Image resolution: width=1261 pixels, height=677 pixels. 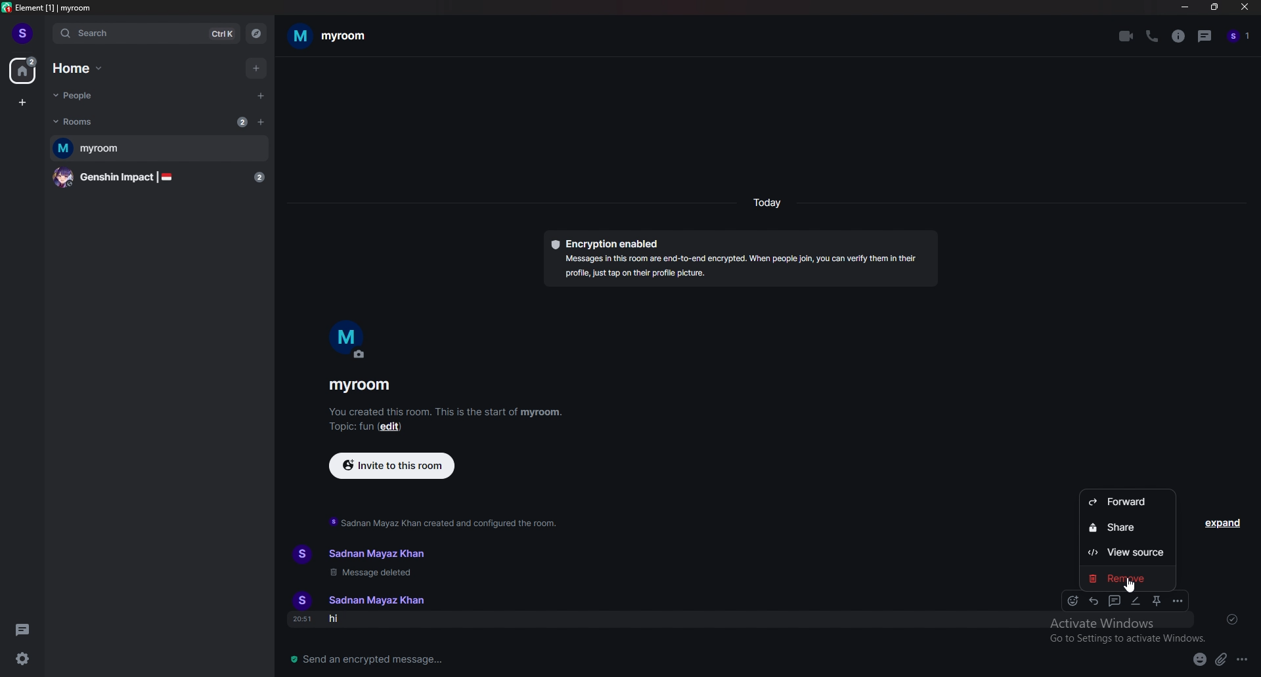 I want to click on close, so click(x=1242, y=8).